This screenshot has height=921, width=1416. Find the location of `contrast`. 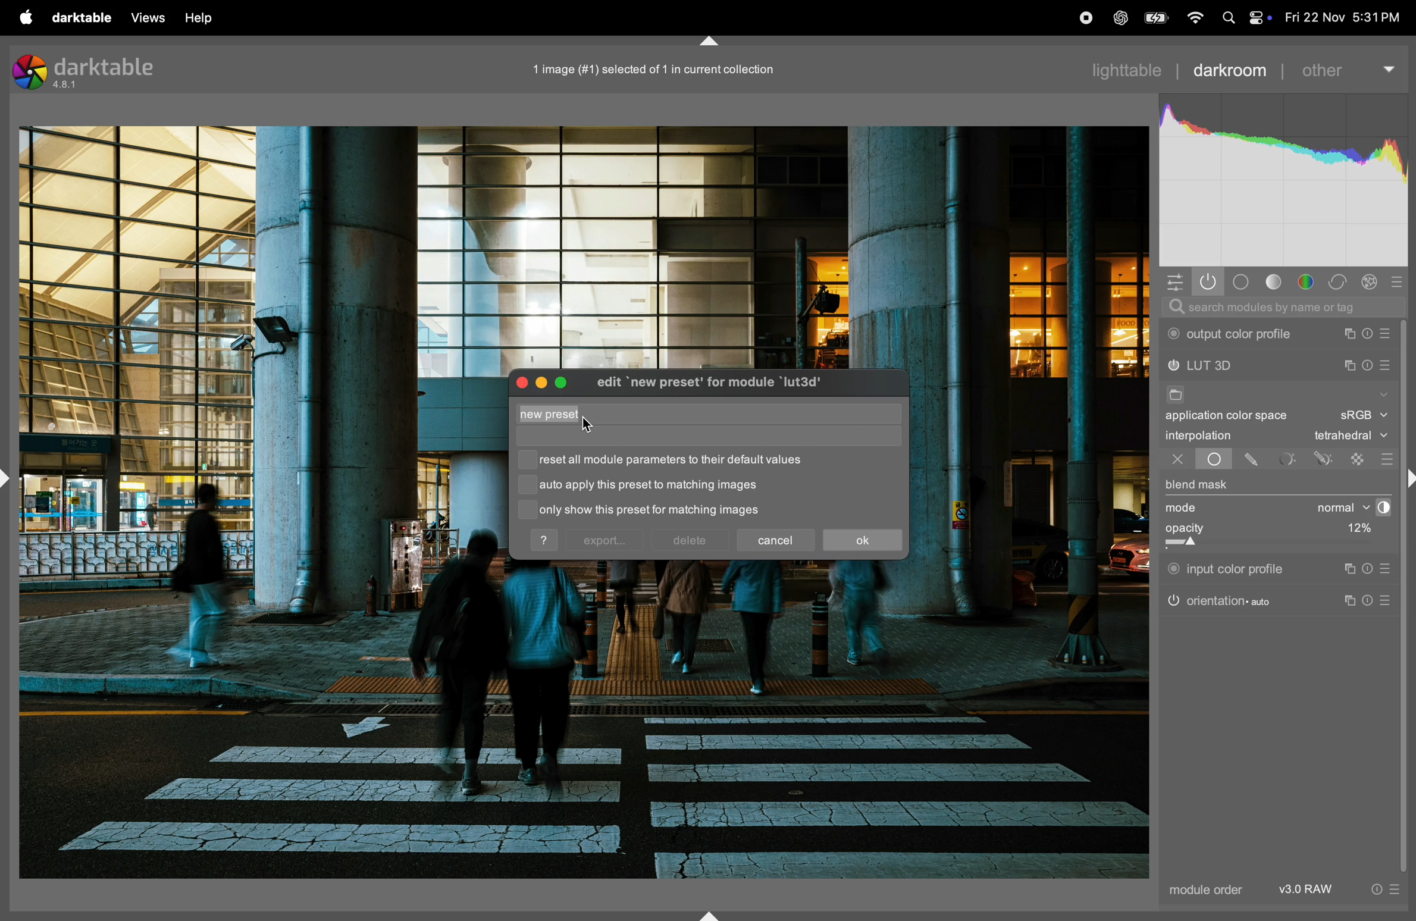

contrast is located at coordinates (1380, 508).